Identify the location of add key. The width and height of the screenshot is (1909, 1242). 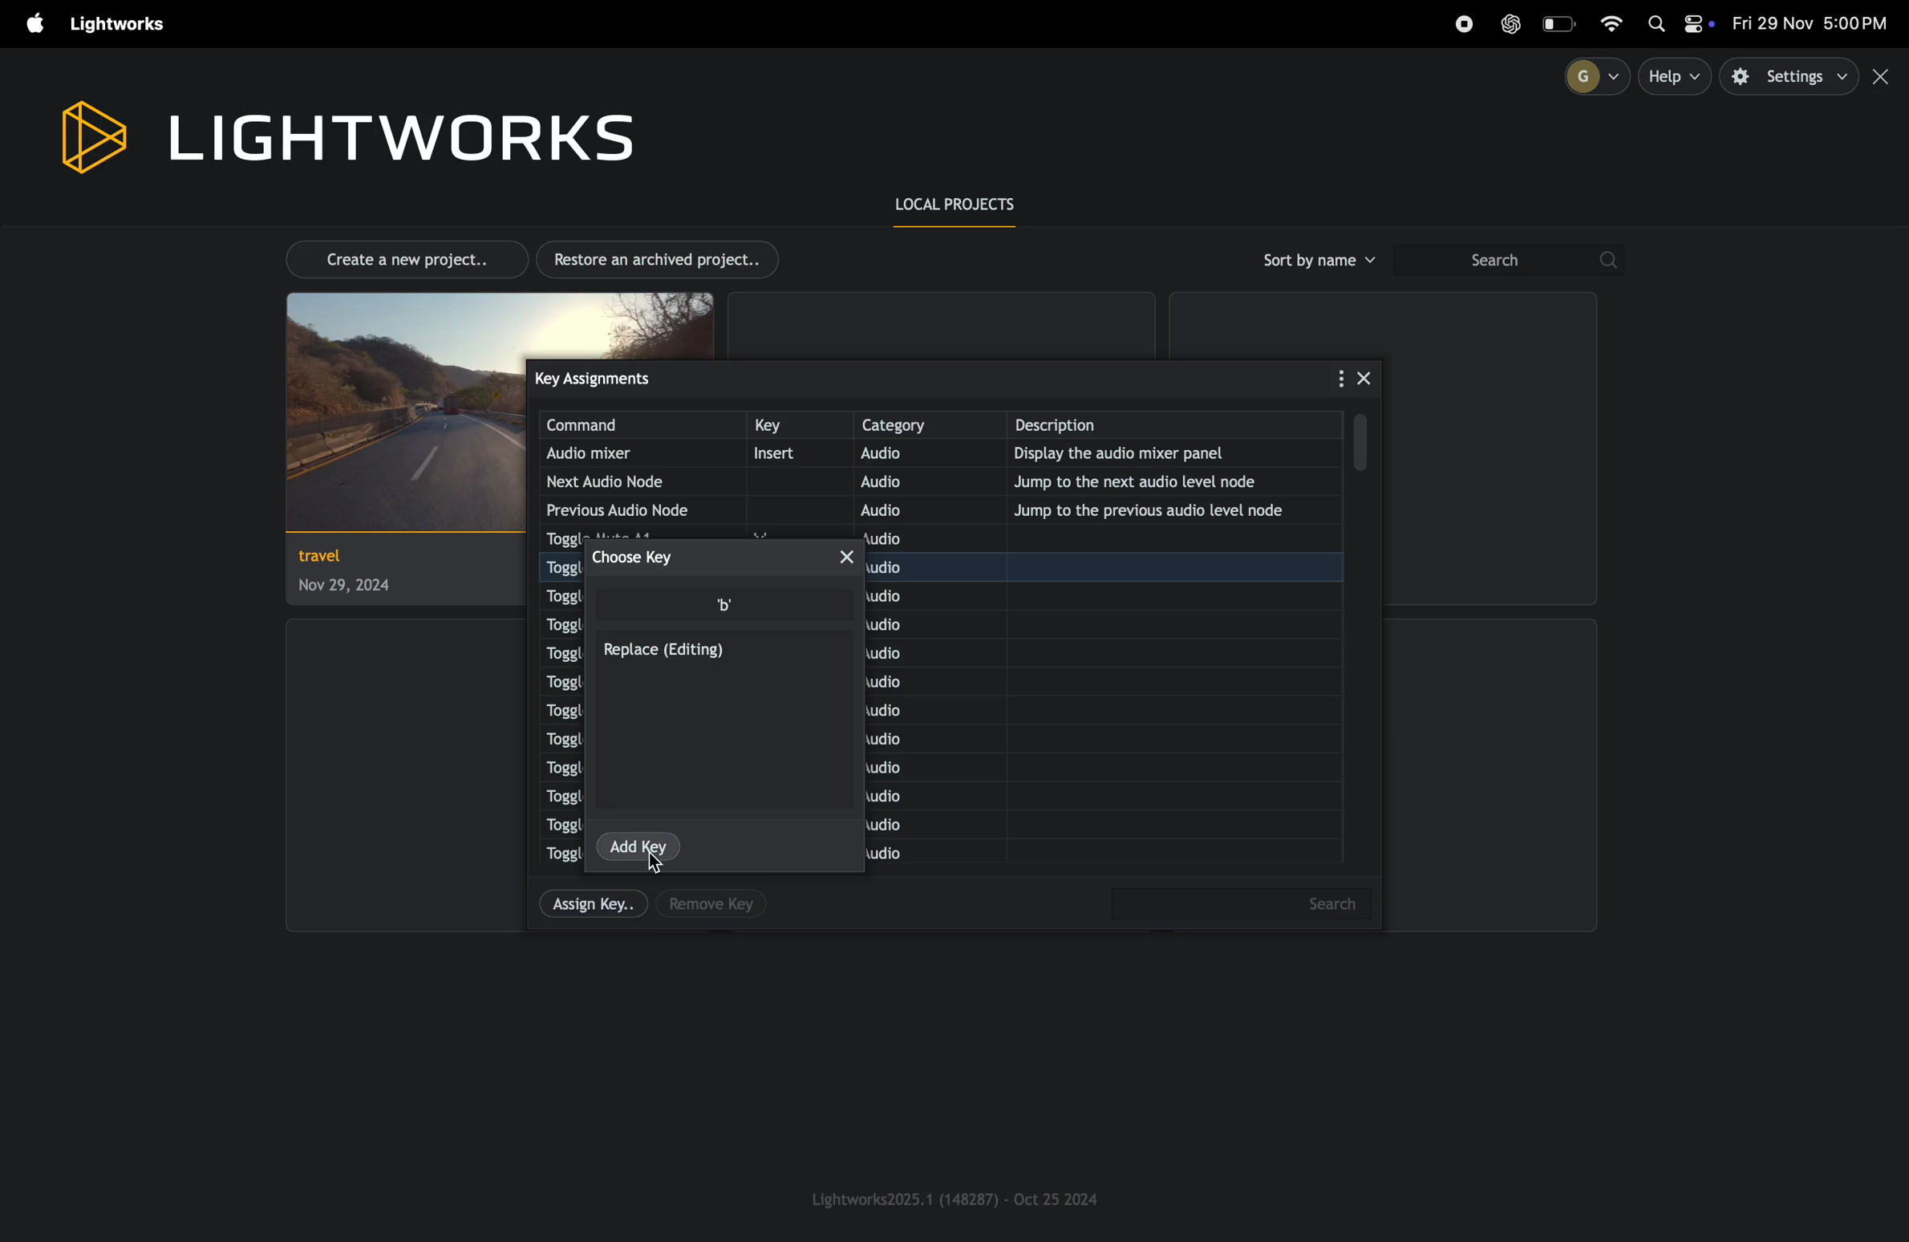
(641, 844).